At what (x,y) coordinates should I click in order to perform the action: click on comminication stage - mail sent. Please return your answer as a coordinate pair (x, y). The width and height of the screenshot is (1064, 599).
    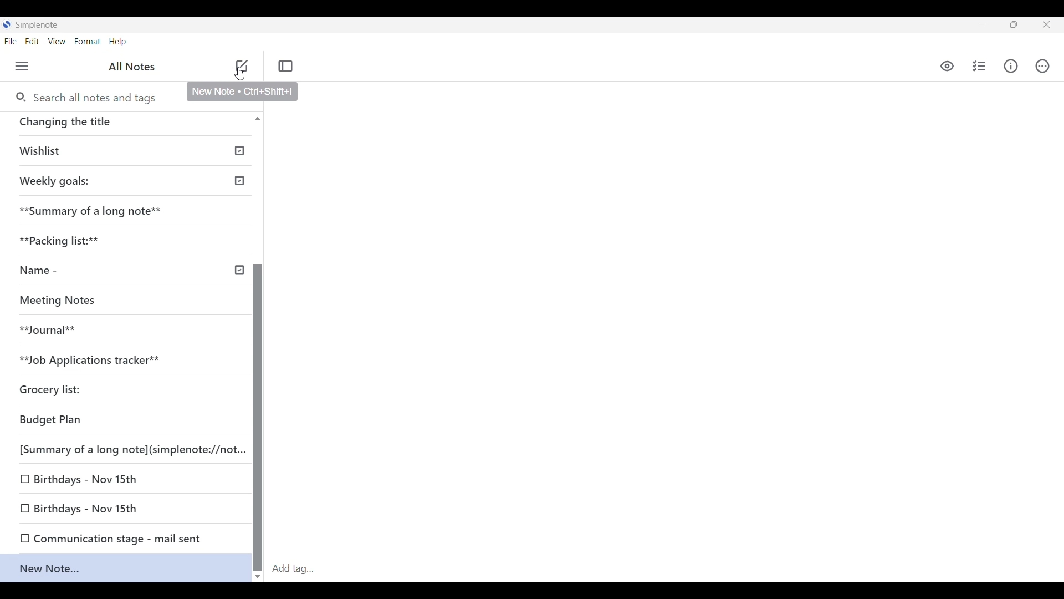
    Looking at the image, I should click on (119, 536).